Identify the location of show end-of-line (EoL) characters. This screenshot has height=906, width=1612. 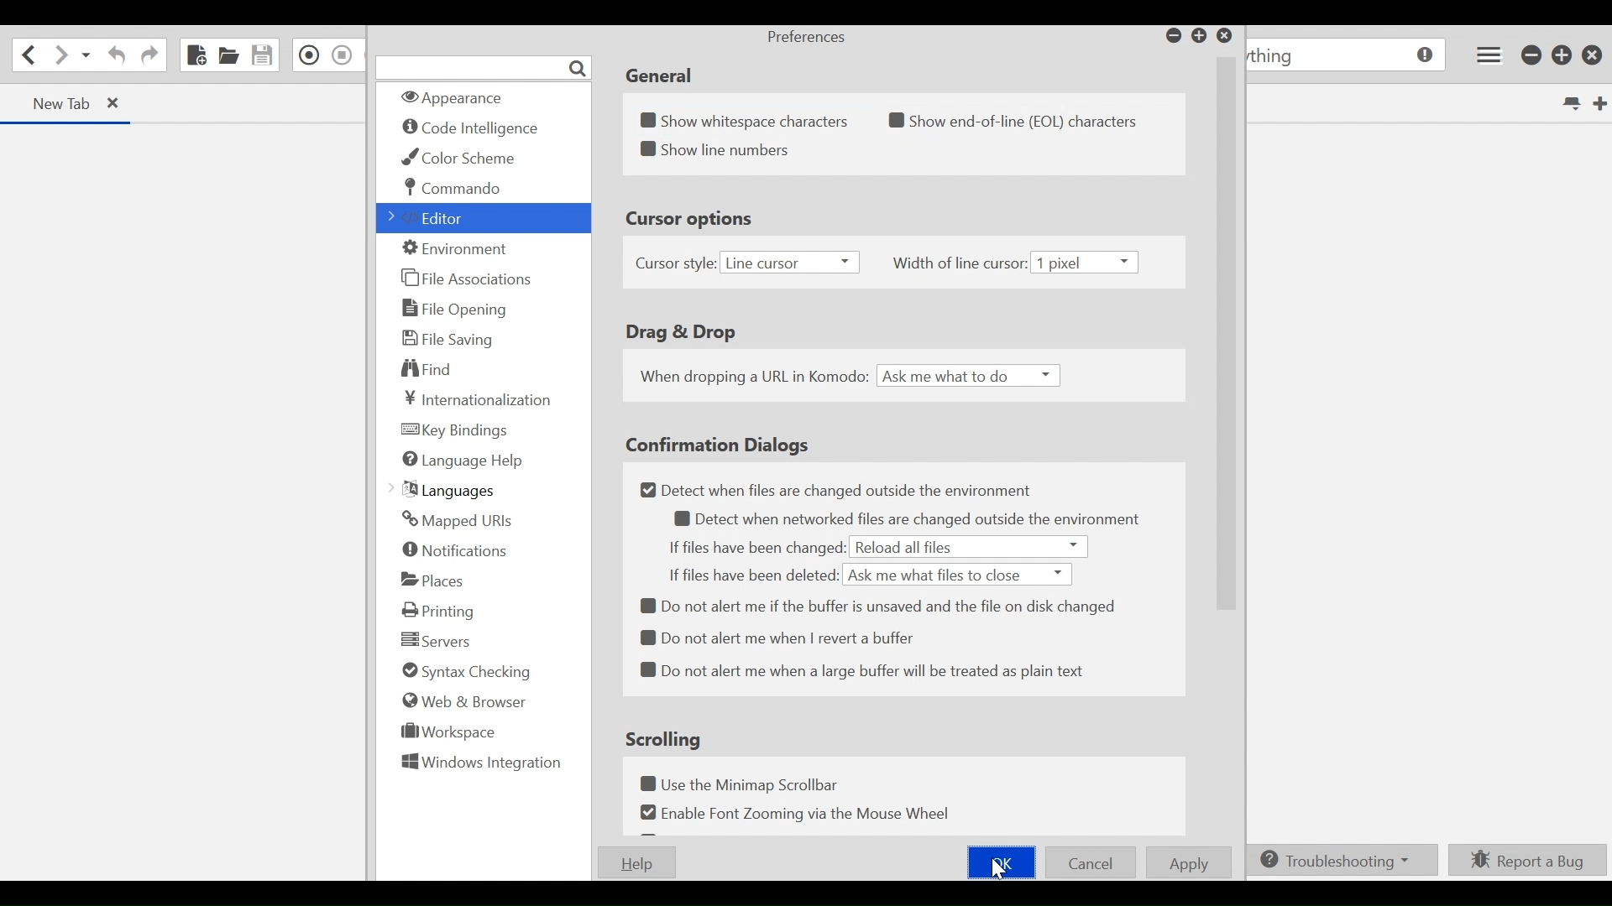
(1022, 121).